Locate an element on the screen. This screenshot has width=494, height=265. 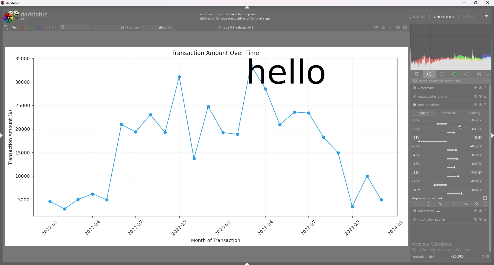
heat map is located at coordinates (451, 47).